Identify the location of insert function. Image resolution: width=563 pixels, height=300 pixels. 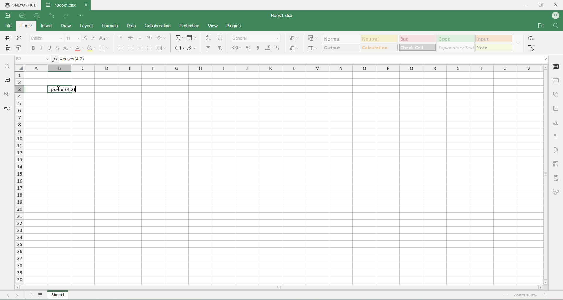
(54, 58).